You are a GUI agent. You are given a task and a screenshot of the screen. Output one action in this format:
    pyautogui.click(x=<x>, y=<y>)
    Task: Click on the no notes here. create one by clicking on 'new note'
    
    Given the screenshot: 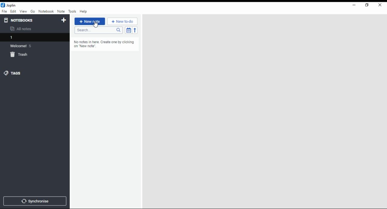 What is the action you would take?
    pyautogui.click(x=107, y=44)
    